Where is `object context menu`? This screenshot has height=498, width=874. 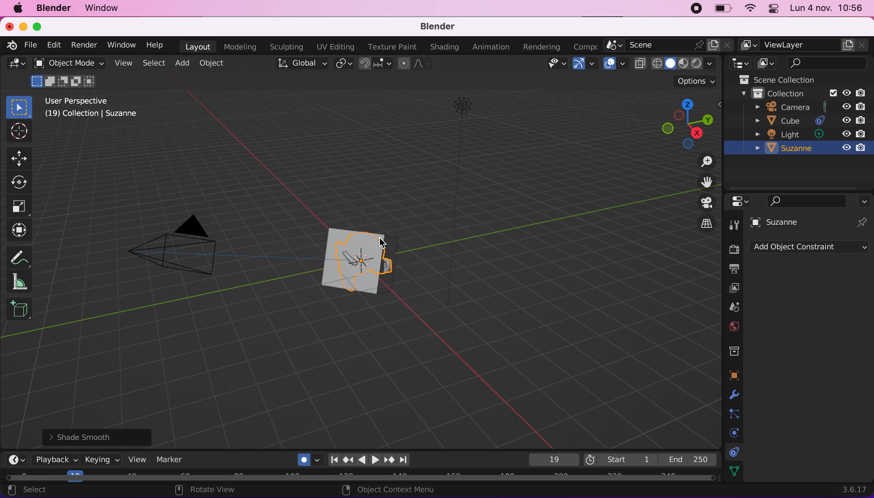 object context menu is located at coordinates (392, 490).